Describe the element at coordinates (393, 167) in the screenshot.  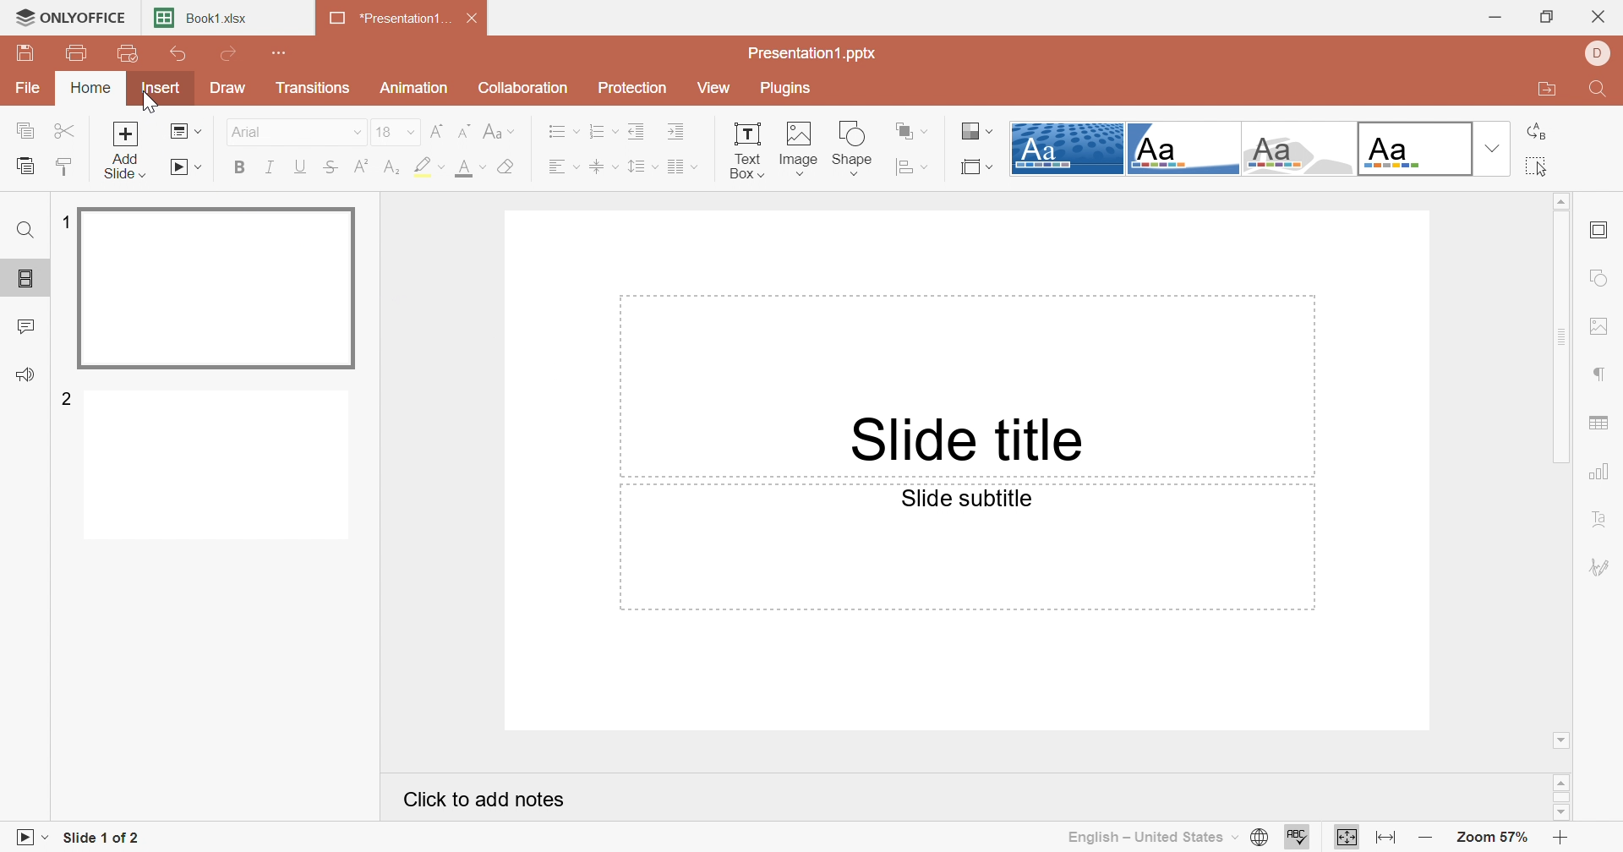
I see `Subscript` at that location.